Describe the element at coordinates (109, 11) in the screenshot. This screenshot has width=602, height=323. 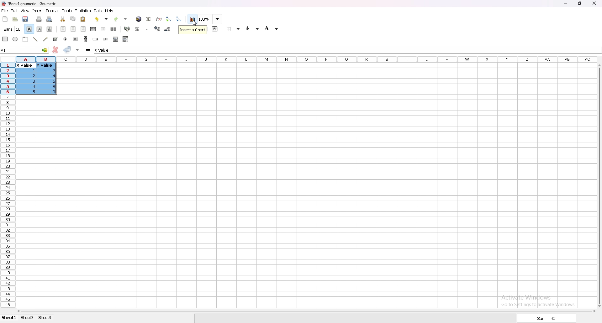
I see `help` at that location.